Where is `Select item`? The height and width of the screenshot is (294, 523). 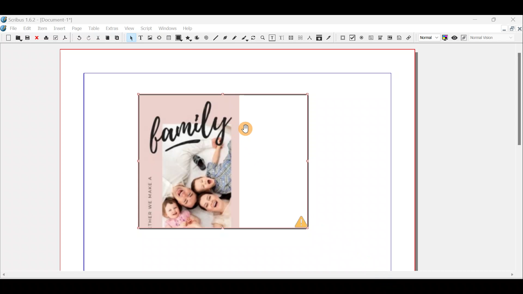
Select item is located at coordinates (130, 39).